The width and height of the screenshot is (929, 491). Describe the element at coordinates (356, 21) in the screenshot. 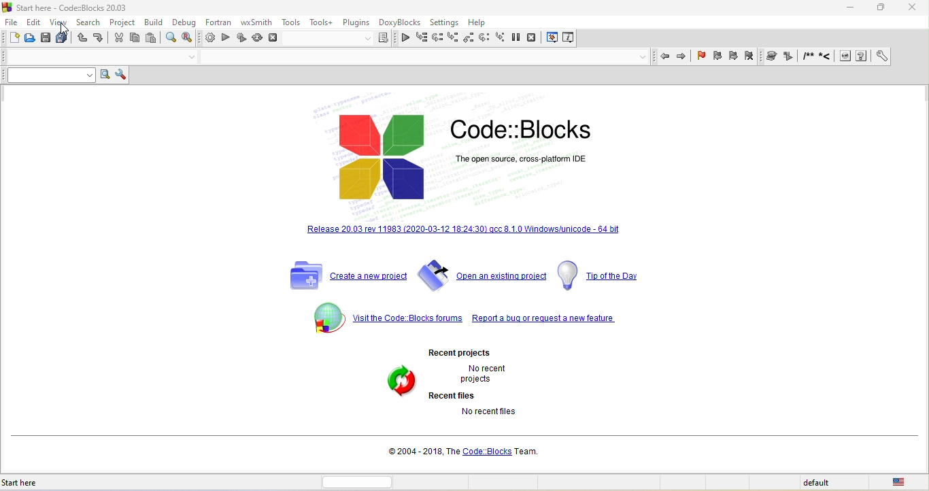

I see `plugins` at that location.